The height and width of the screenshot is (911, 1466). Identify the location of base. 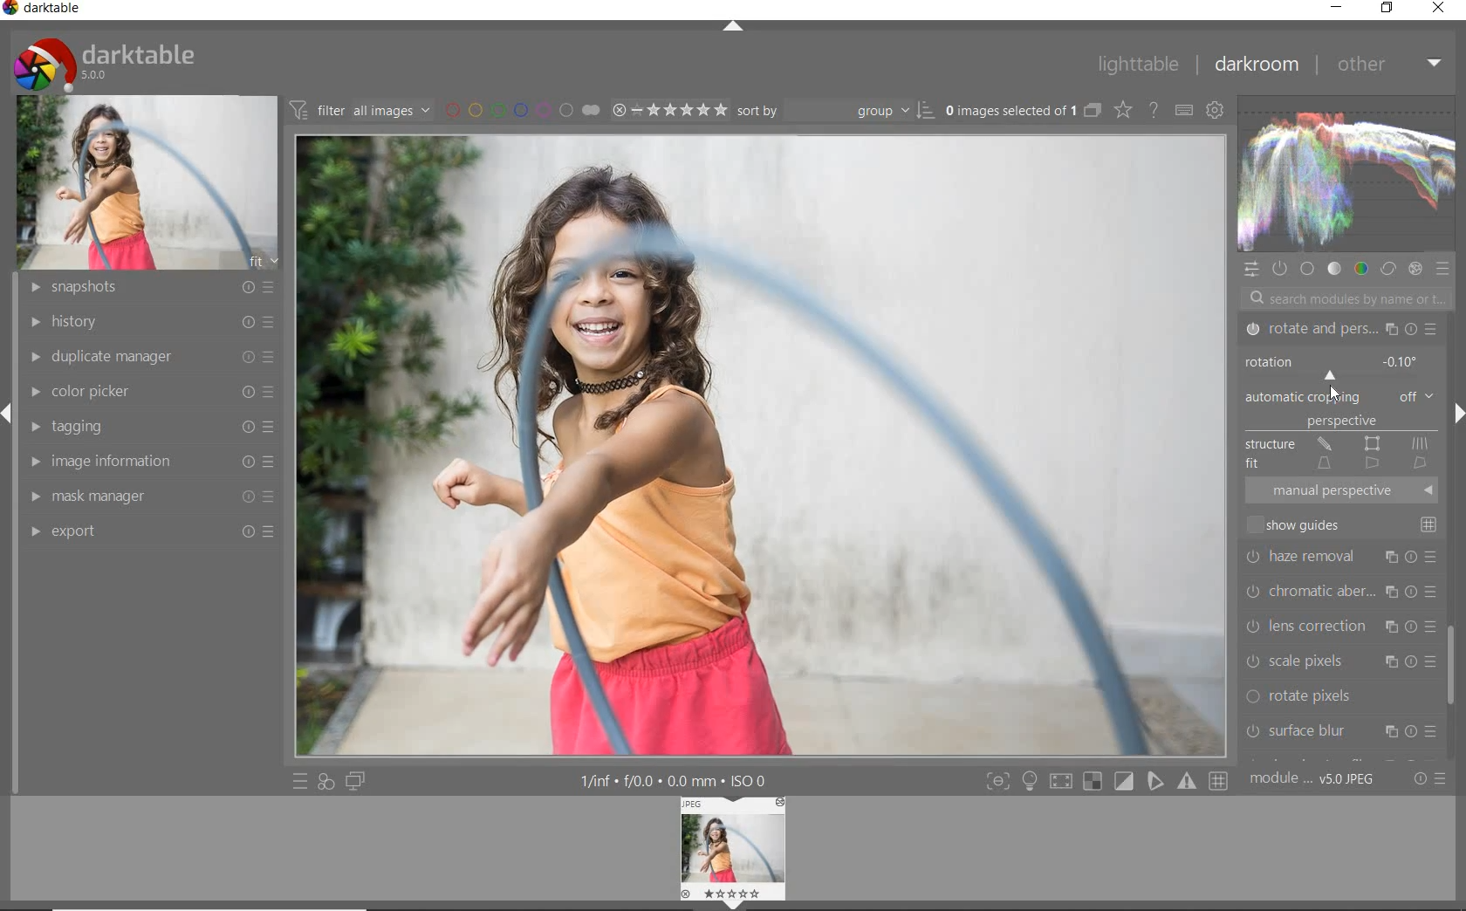
(1307, 270).